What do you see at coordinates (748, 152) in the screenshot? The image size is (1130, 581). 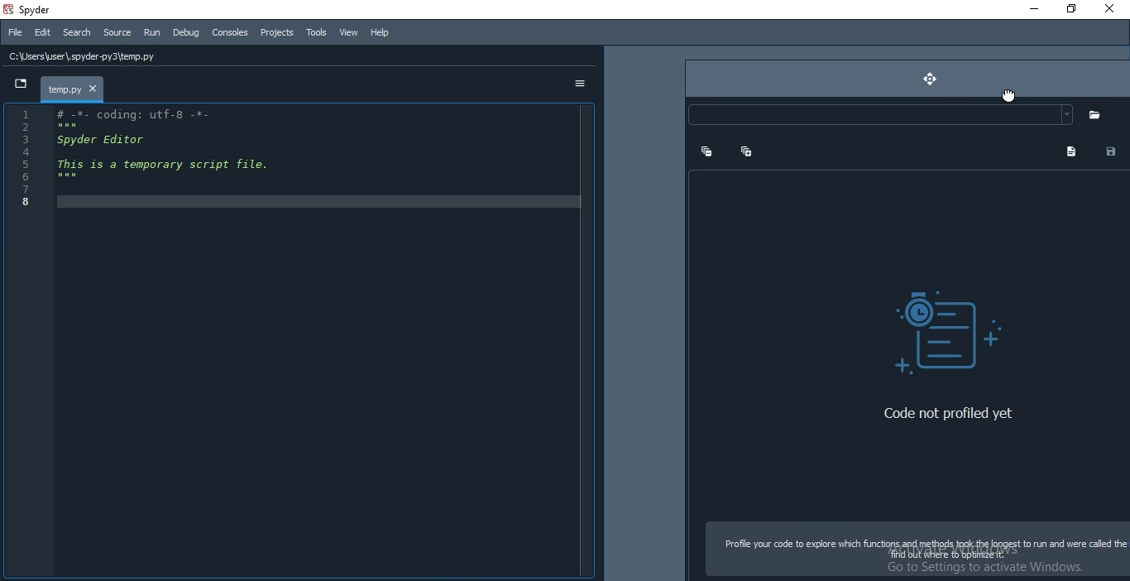 I see `add tab` at bounding box center [748, 152].